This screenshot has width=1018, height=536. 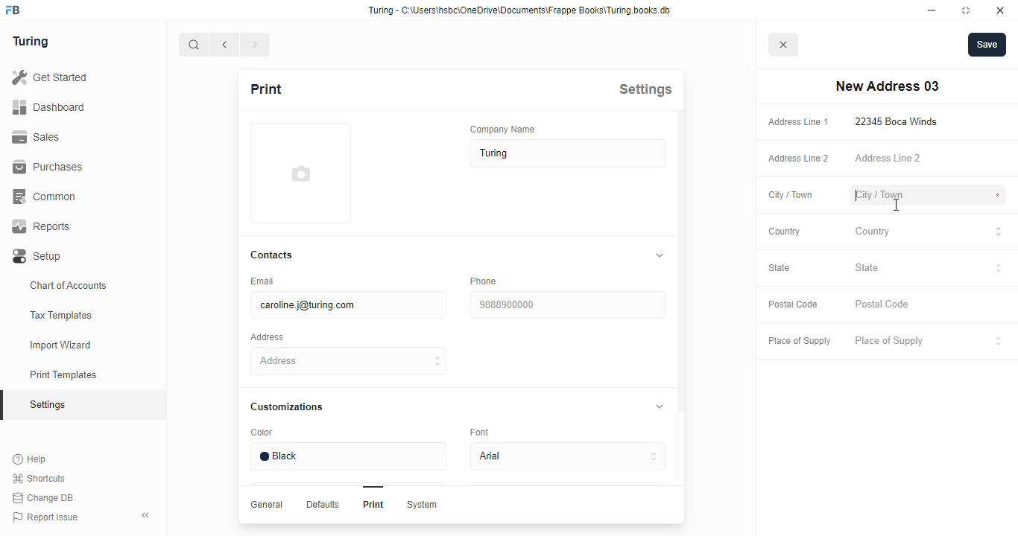 I want to click on arial, so click(x=567, y=457).